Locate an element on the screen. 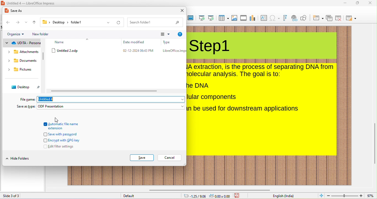 The image size is (377, 199). automatic file name extension is located at coordinates (65, 126).